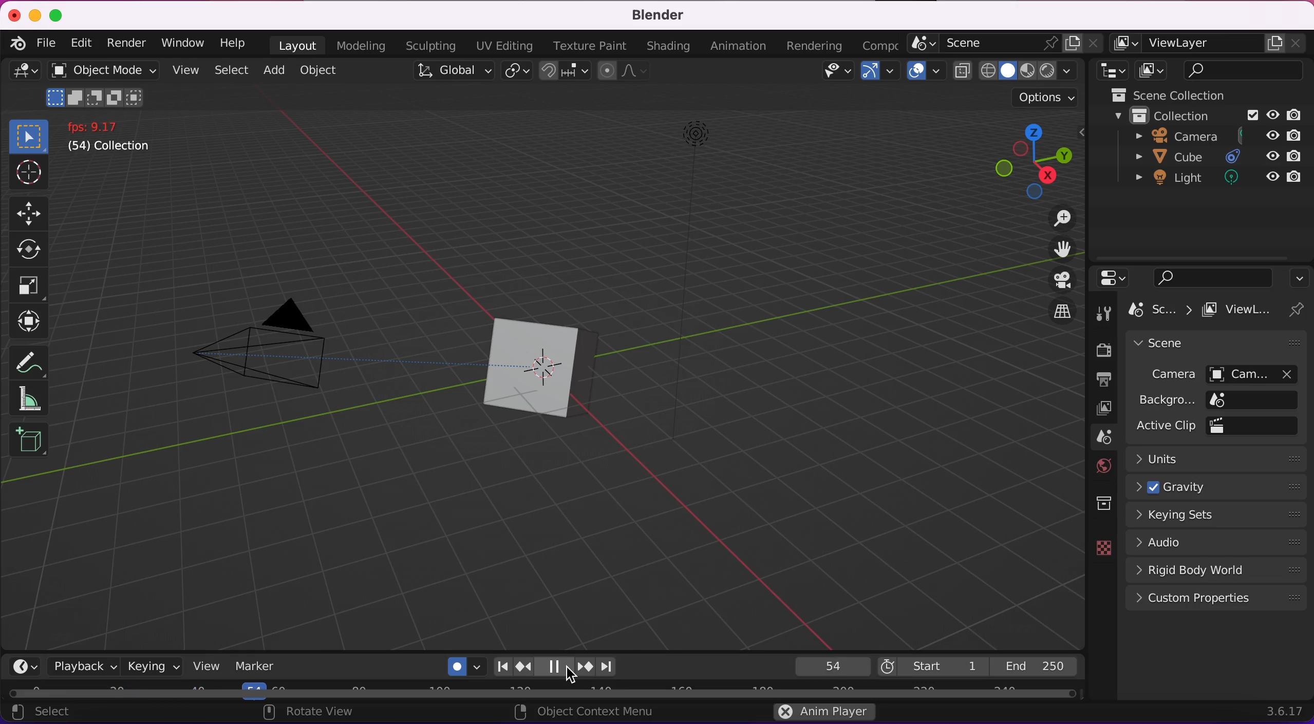 The image size is (1314, 724). Describe the element at coordinates (928, 666) in the screenshot. I see `start 1` at that location.